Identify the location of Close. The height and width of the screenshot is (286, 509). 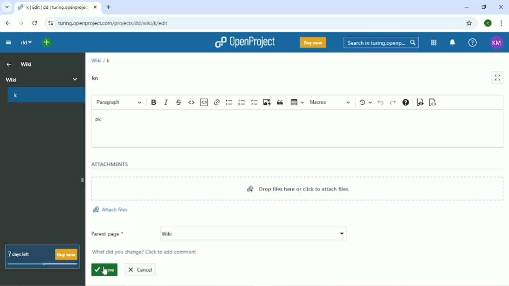
(500, 7).